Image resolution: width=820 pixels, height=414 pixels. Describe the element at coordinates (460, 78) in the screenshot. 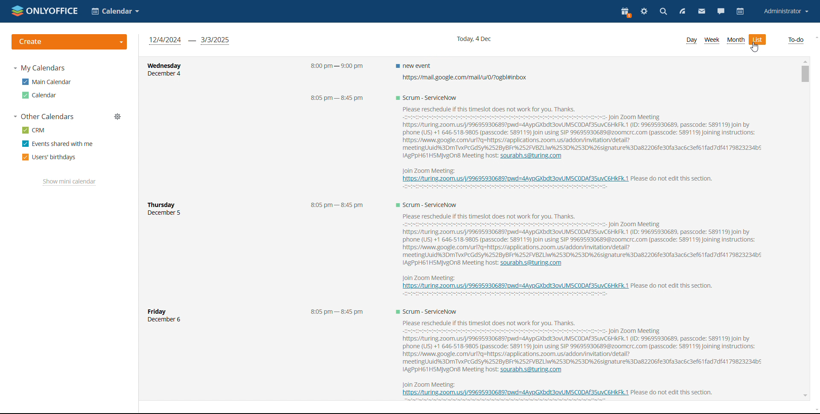

I see `https://mail.google.com/mail/u/0/?ogbl#inbox` at that location.